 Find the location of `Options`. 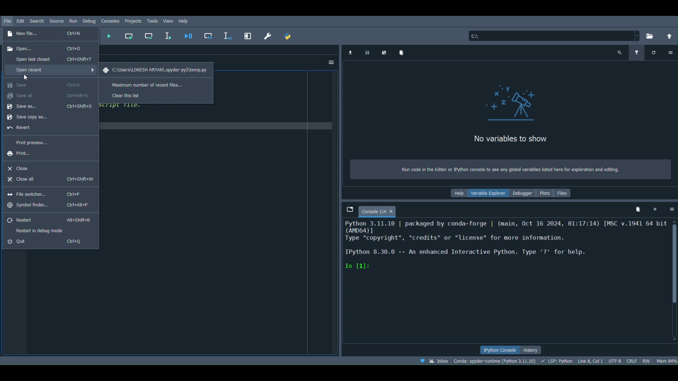

Options is located at coordinates (670, 53).